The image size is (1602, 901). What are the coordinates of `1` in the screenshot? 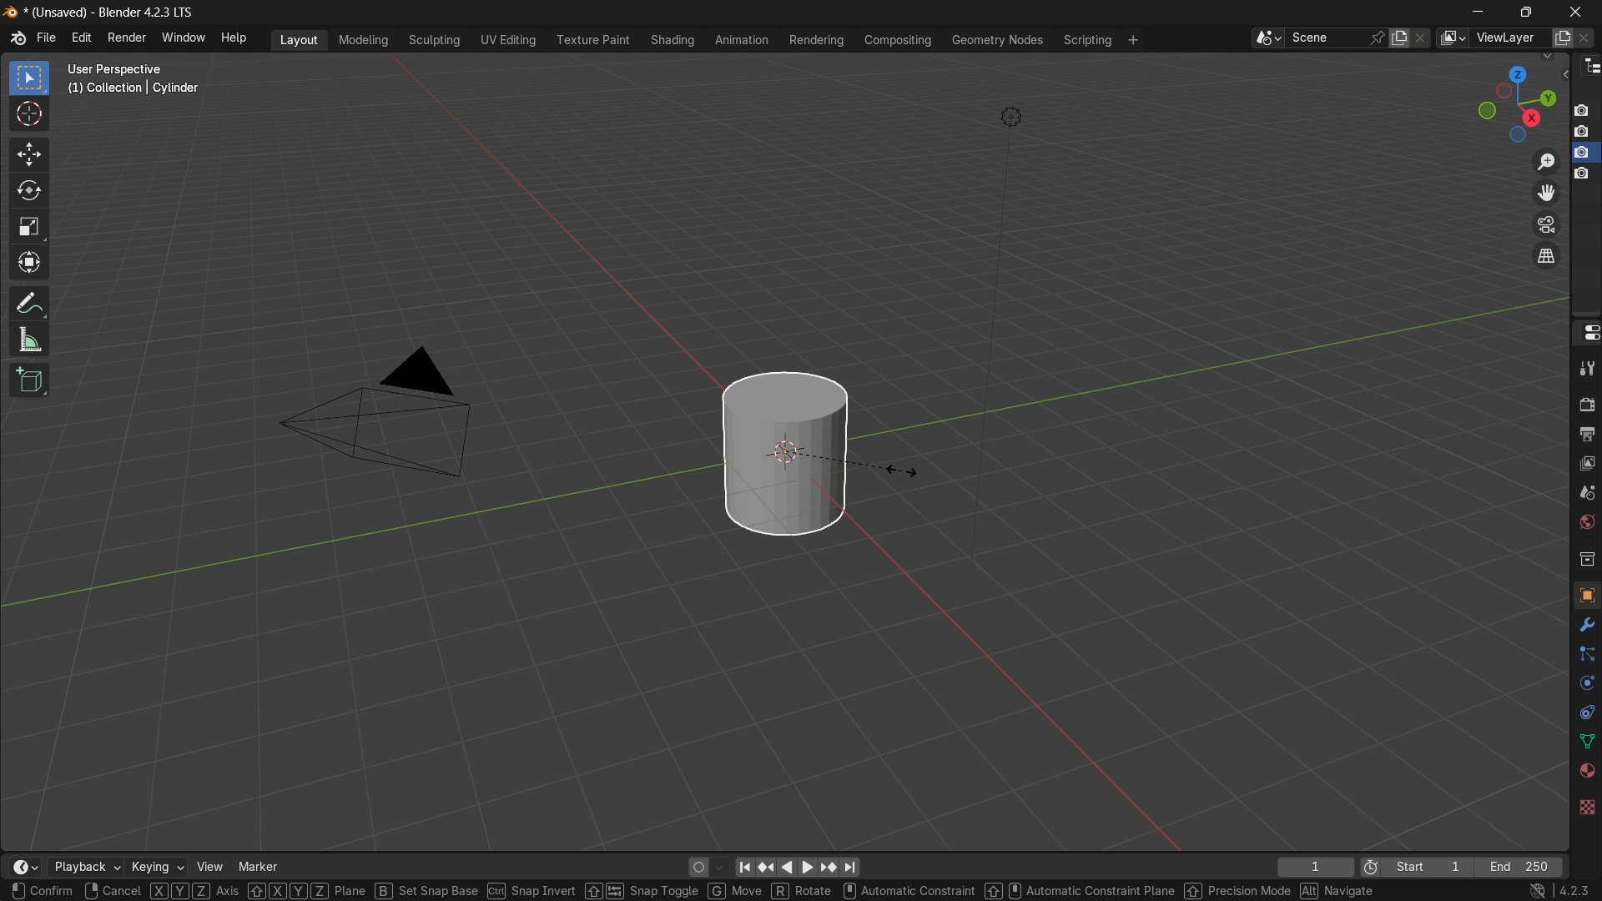 It's located at (1313, 868).